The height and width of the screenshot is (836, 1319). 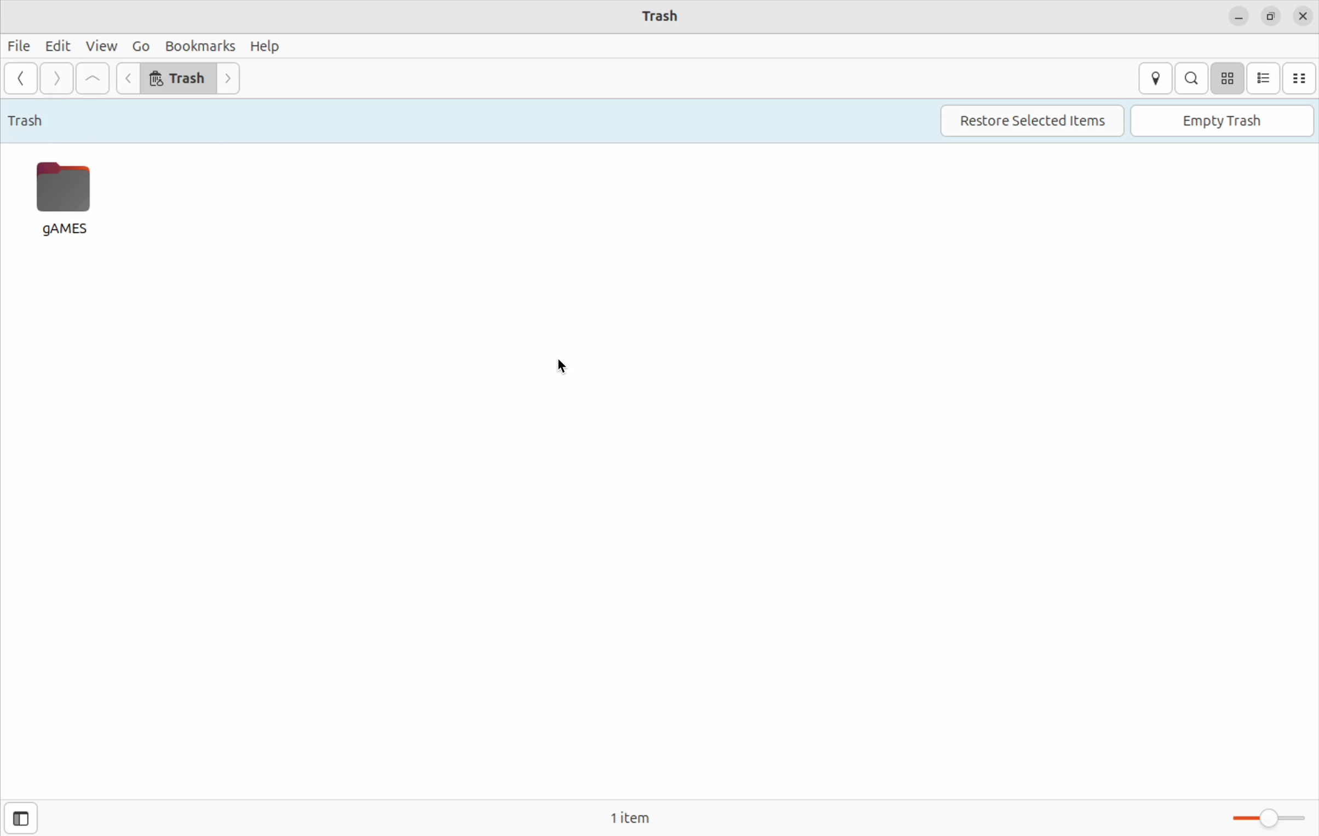 What do you see at coordinates (18, 818) in the screenshot?
I see `show sidebar` at bounding box center [18, 818].